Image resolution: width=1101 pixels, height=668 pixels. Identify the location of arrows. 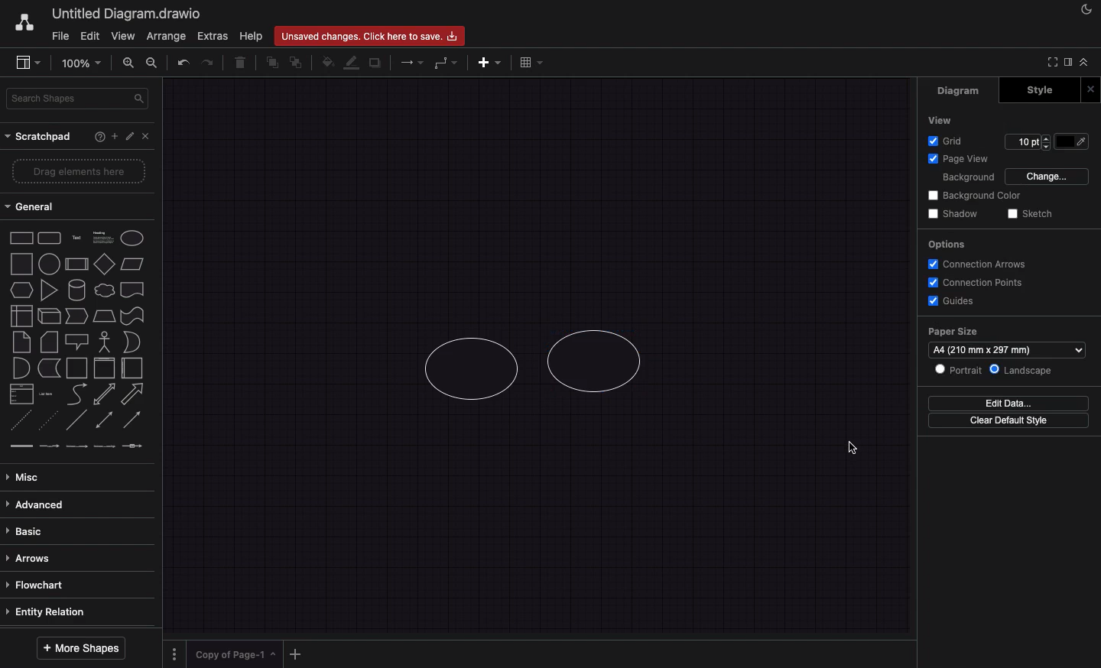
(73, 558).